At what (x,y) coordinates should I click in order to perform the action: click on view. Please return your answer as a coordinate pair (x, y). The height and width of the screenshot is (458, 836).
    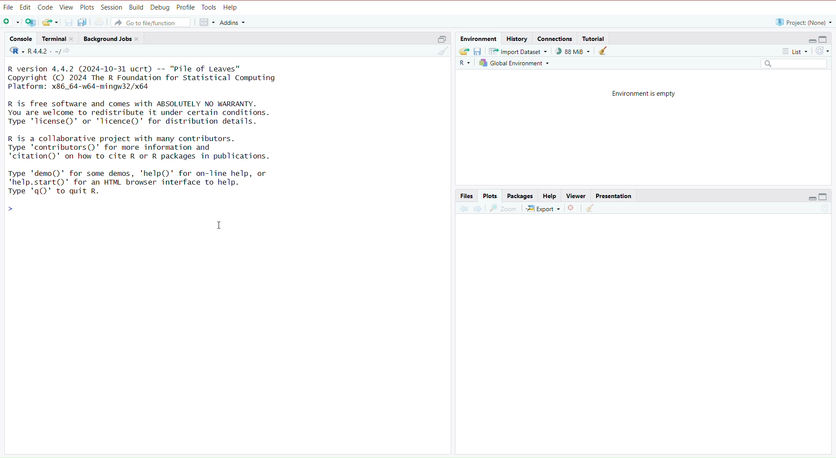
    Looking at the image, I should click on (576, 195).